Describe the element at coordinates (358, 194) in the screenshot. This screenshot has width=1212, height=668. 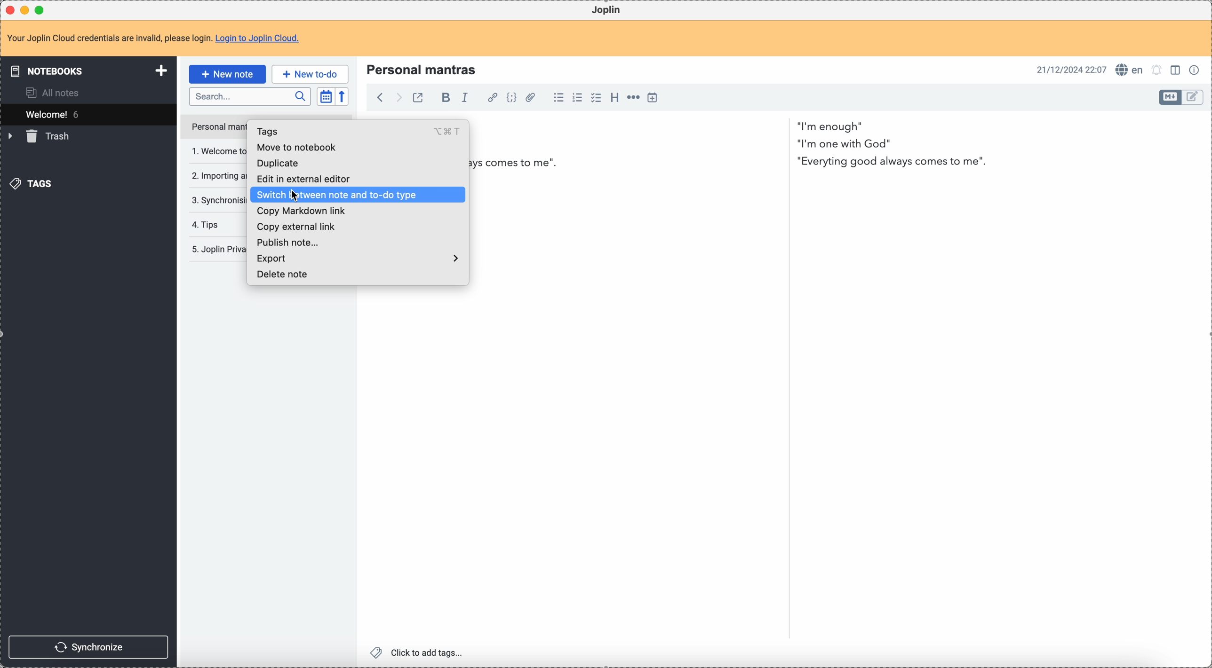
I see `click on switch between note and to-do type` at that location.